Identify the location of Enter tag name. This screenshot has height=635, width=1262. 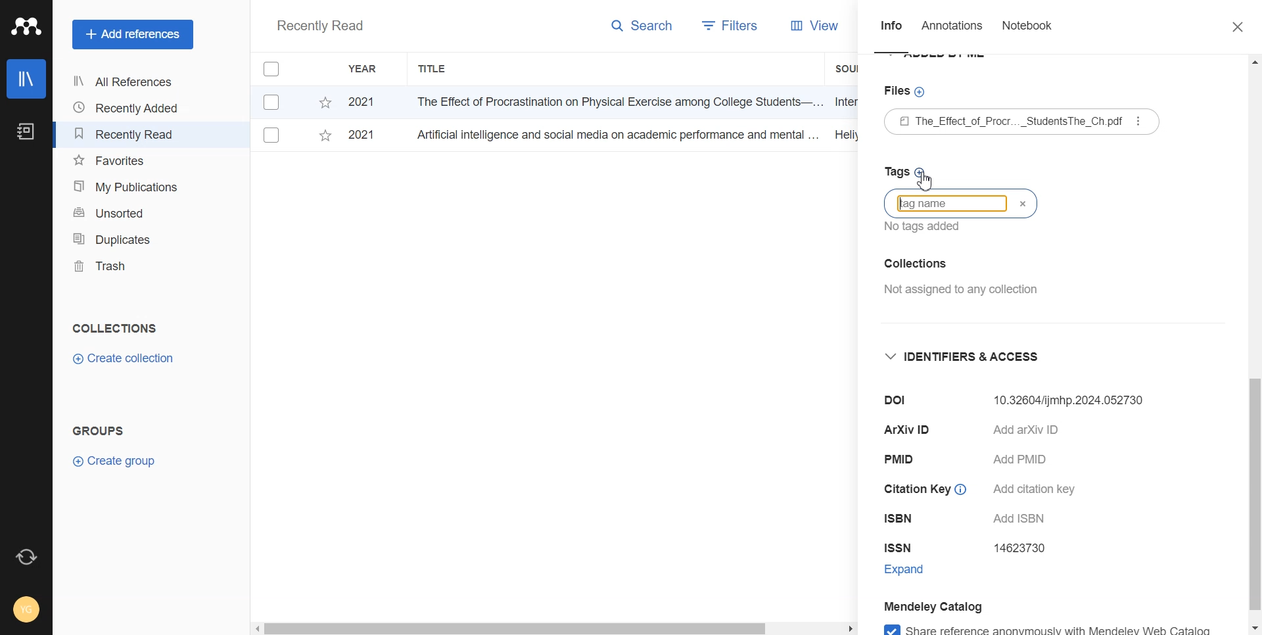
(961, 203).